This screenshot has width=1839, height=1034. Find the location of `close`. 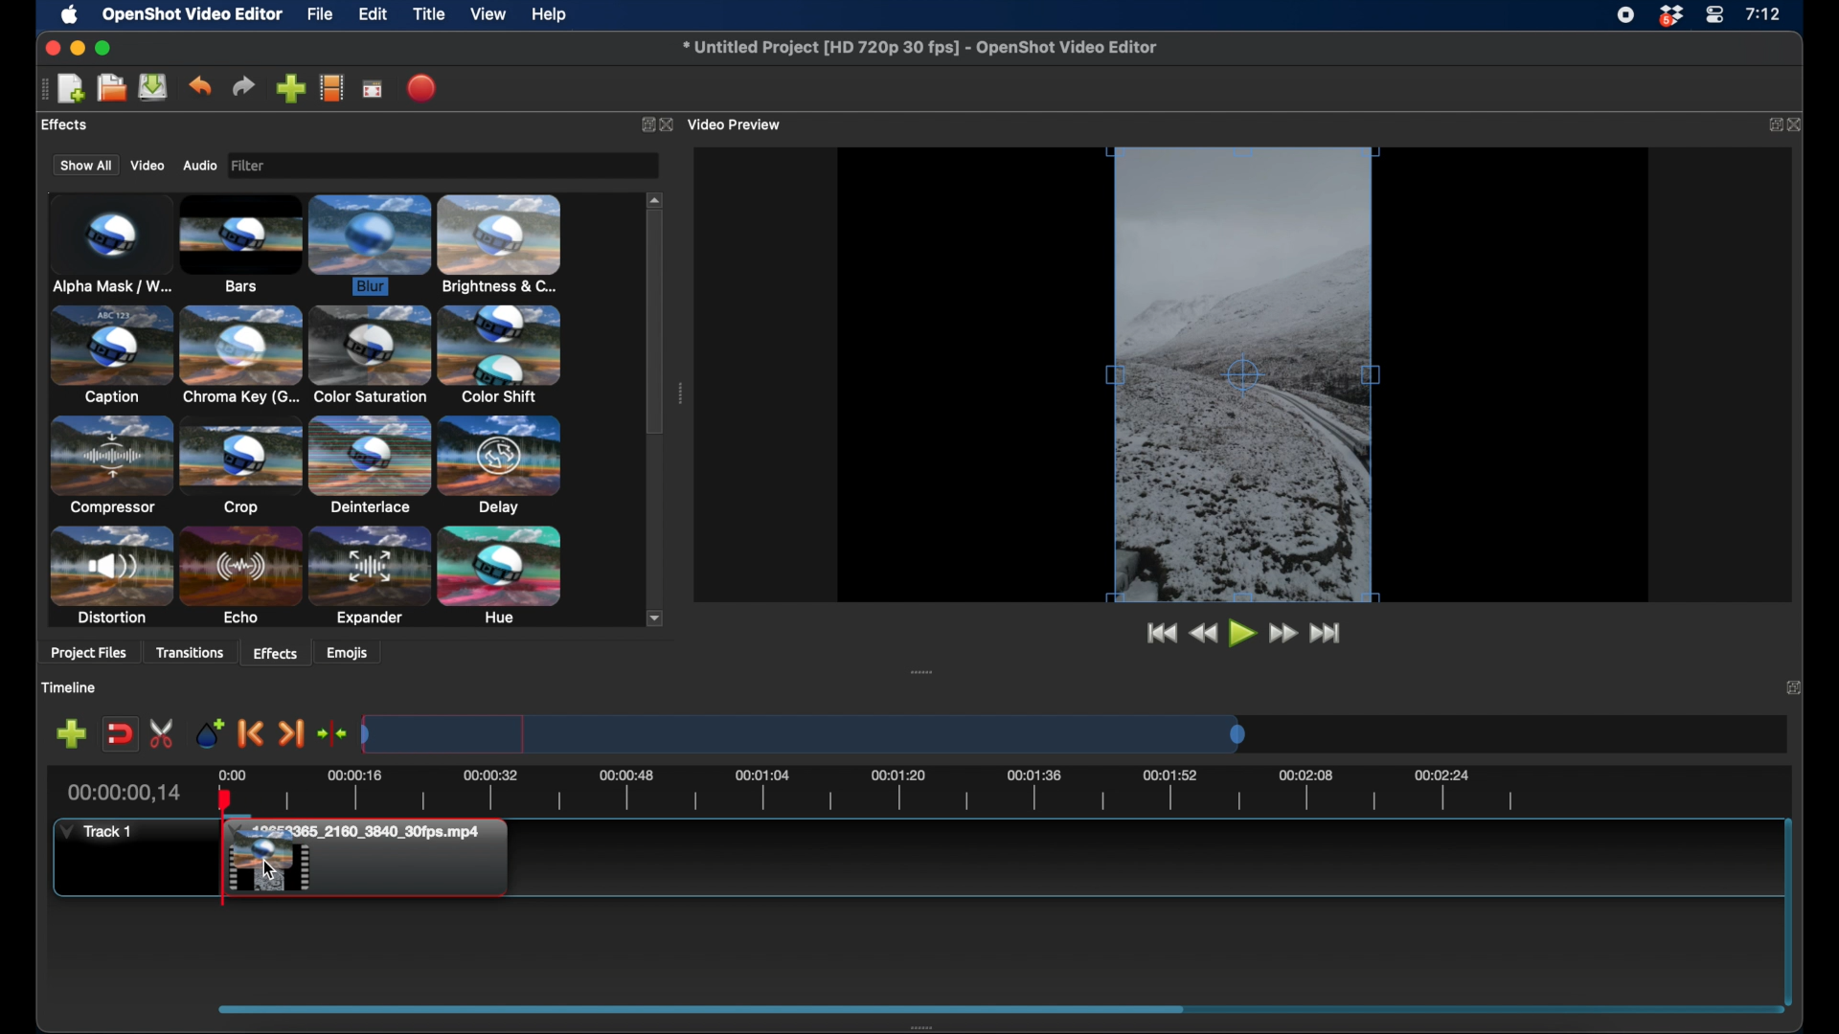

close is located at coordinates (1800, 125).